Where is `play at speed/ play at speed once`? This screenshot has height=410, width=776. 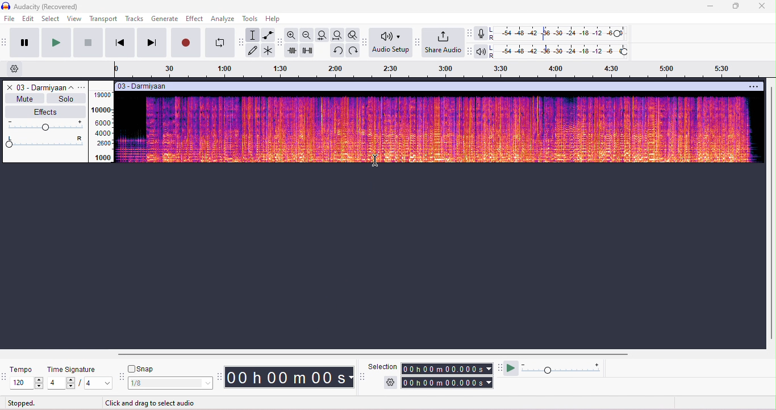 play at speed/ play at speed once is located at coordinates (512, 369).